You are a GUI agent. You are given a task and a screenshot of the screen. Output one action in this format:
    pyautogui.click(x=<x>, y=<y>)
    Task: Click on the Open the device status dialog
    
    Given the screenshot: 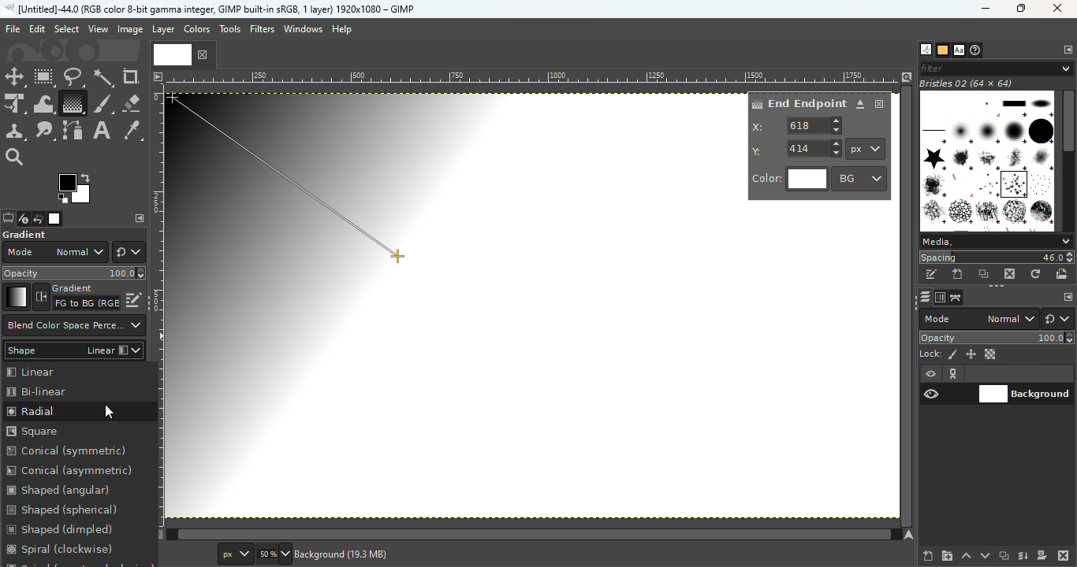 What is the action you would take?
    pyautogui.click(x=22, y=220)
    